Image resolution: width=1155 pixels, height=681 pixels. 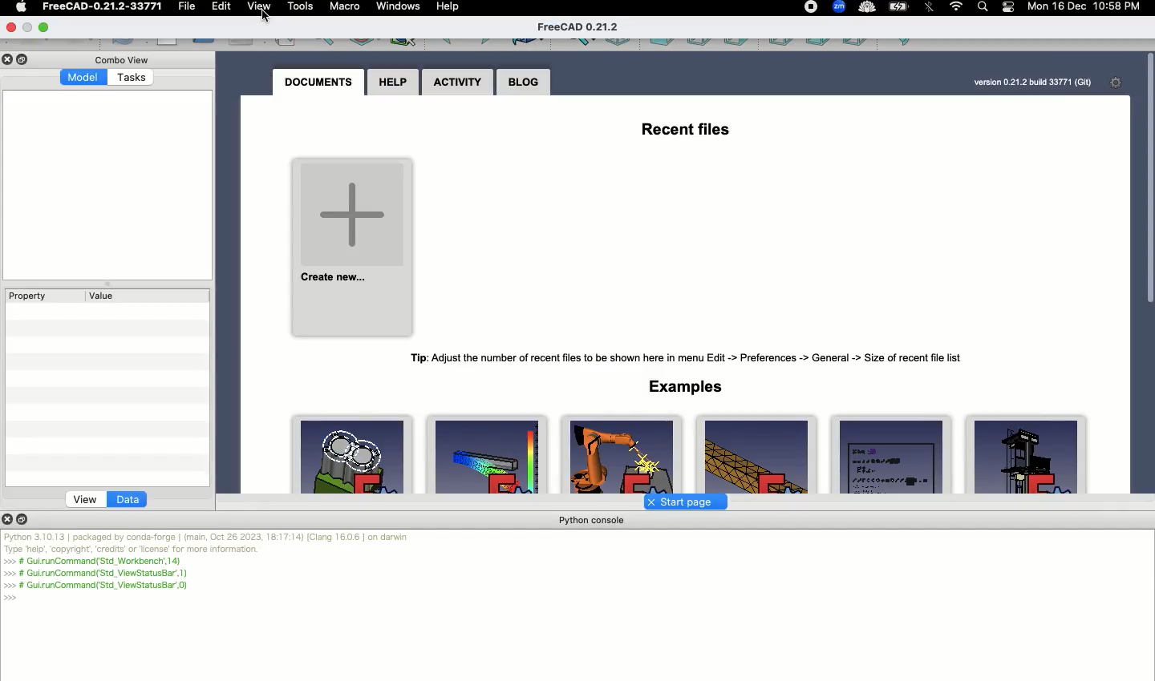 What do you see at coordinates (223, 8) in the screenshot?
I see `Edit` at bounding box center [223, 8].